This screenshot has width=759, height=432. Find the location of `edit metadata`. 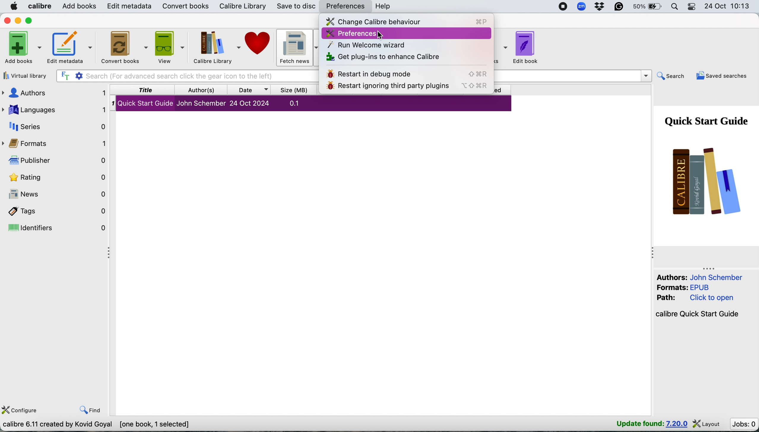

edit metadata is located at coordinates (129, 7).